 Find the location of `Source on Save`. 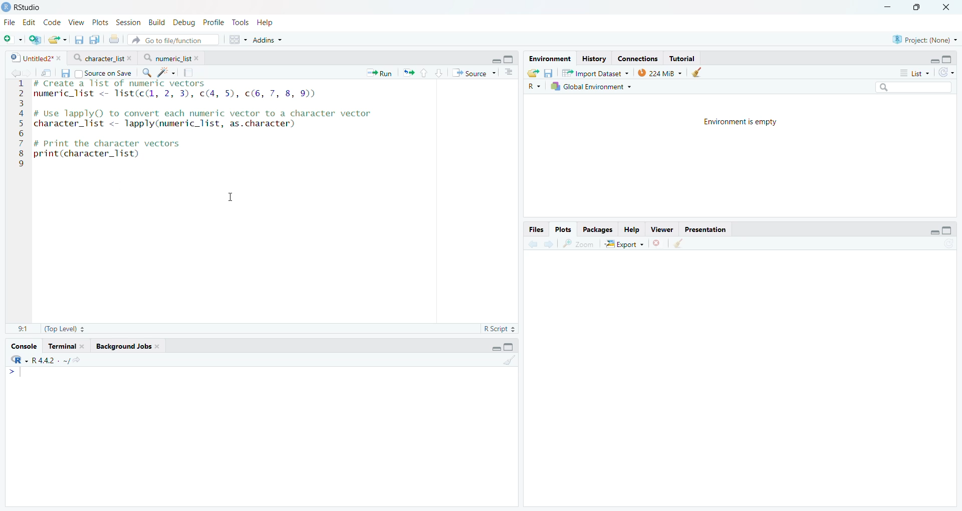

Source on Save is located at coordinates (103, 73).